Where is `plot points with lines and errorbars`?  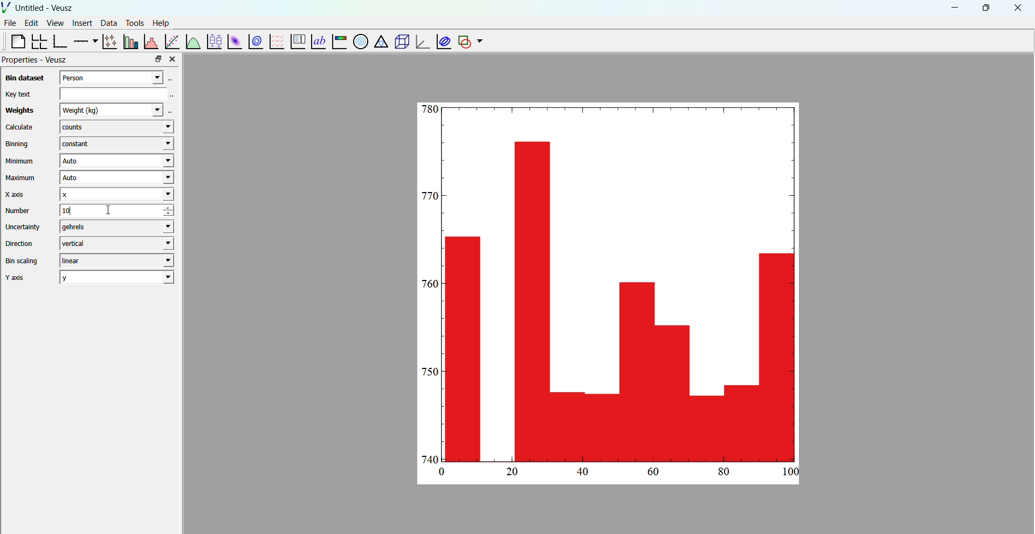
plot points with lines and errorbars is located at coordinates (108, 42).